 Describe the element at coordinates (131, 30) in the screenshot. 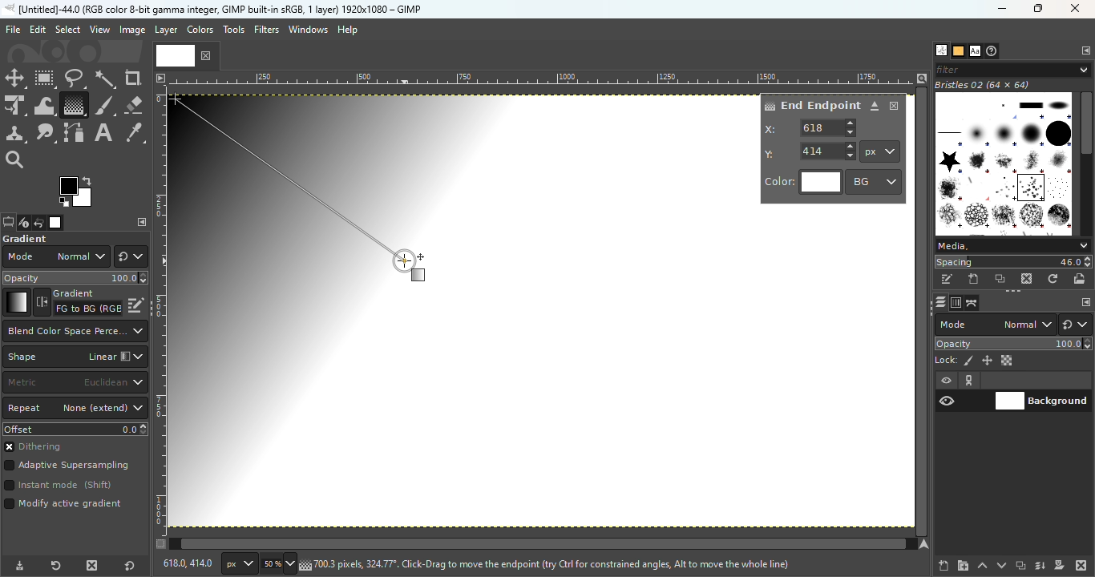

I see `Image` at that location.